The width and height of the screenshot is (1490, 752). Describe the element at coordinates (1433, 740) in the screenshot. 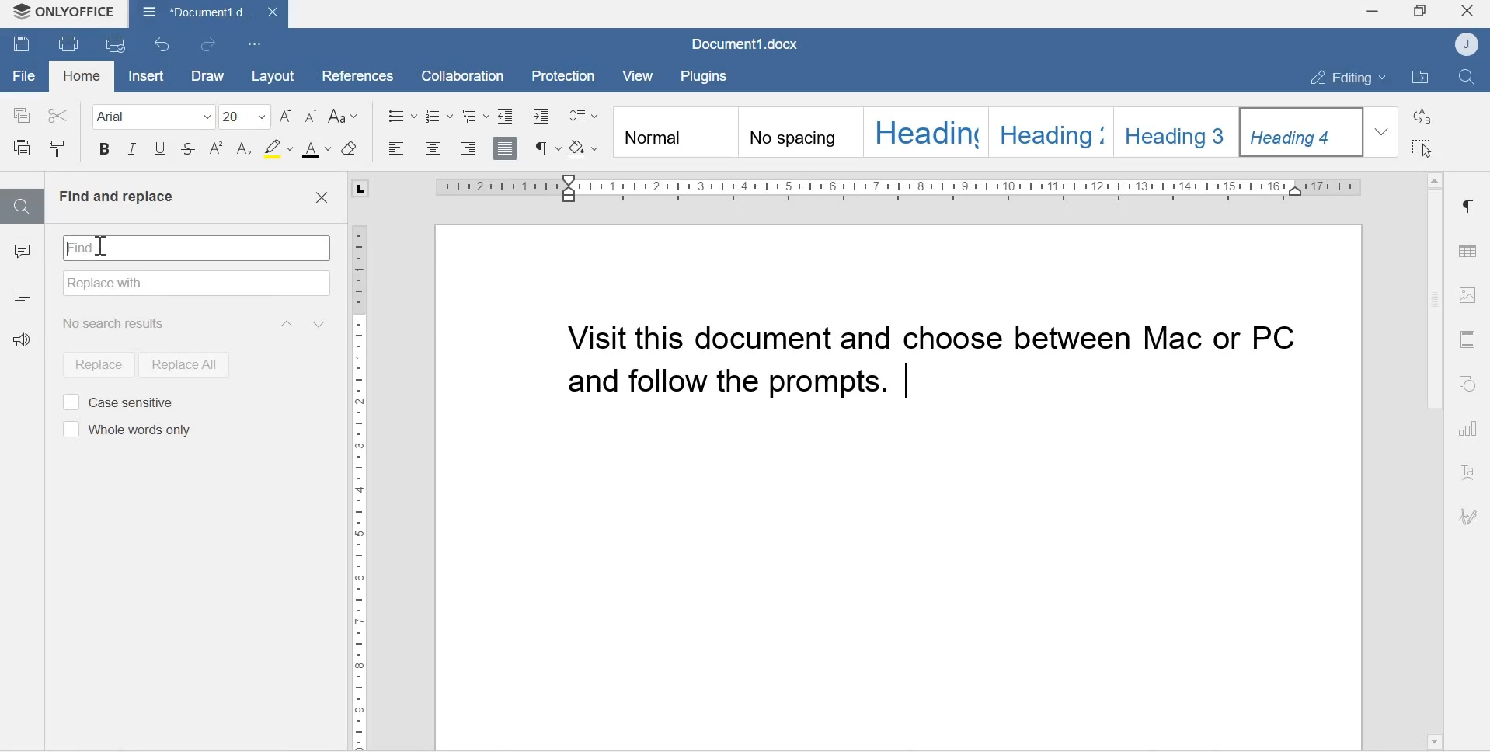

I see `Scroll down` at that location.